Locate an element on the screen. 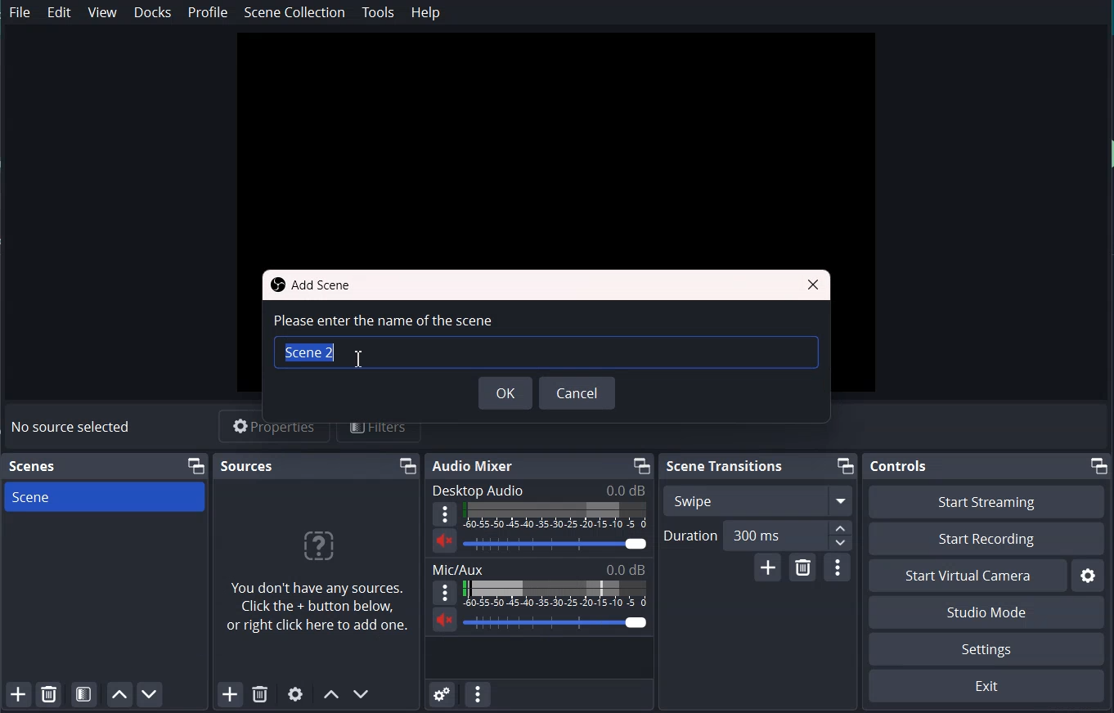  Docks is located at coordinates (153, 12).